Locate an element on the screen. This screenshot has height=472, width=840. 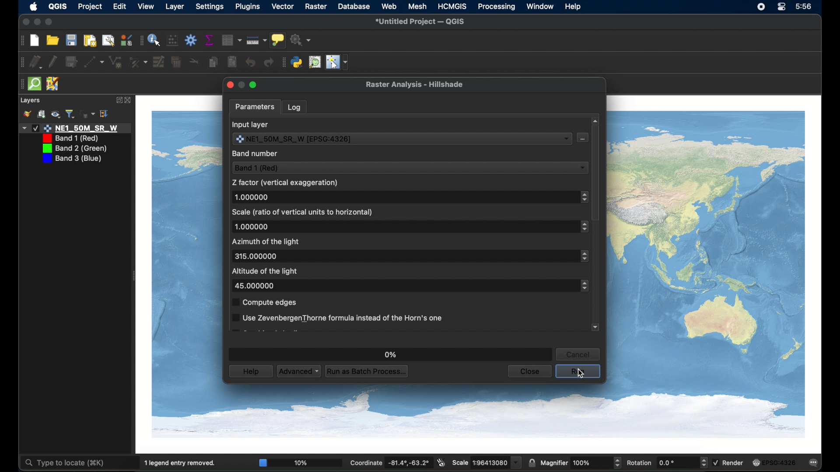
modify attributes is located at coordinates (159, 62).